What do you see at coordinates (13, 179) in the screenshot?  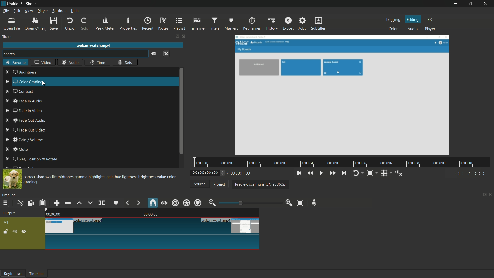 I see `preview filter` at bounding box center [13, 179].